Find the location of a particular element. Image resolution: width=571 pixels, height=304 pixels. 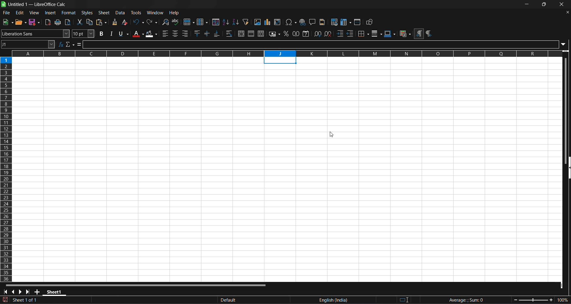

italic is located at coordinates (112, 34).